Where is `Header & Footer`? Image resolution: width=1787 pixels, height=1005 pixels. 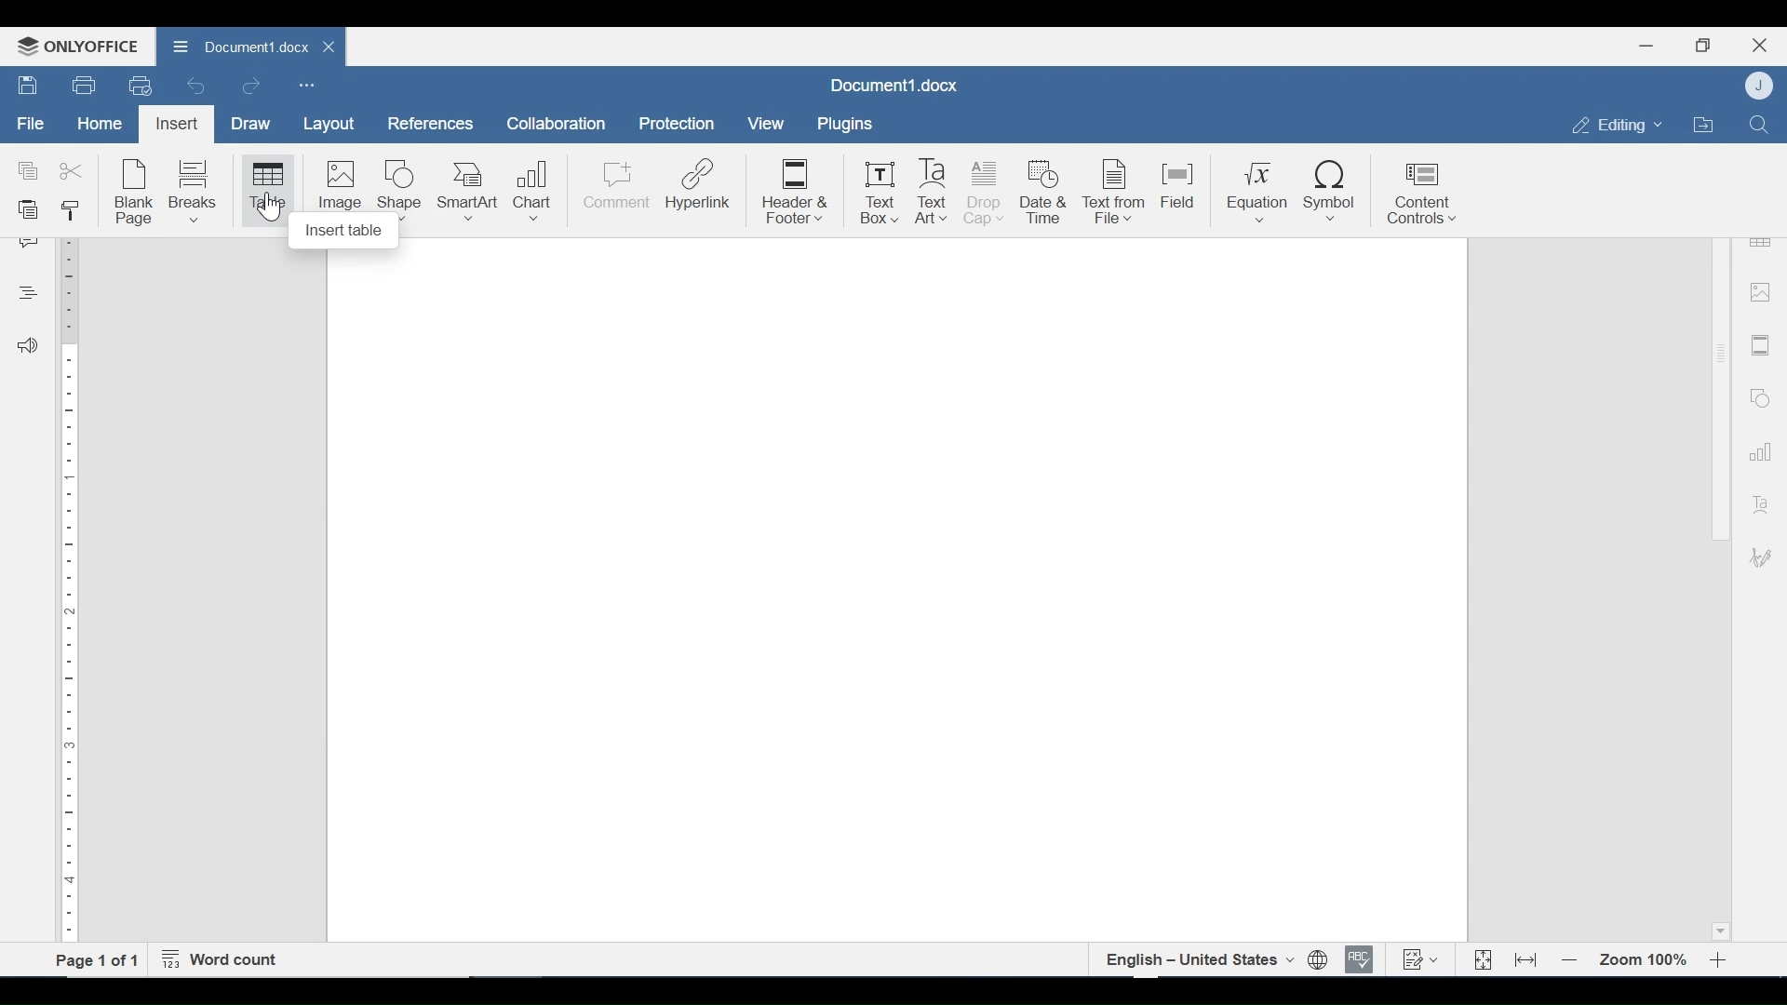
Header & Footer is located at coordinates (795, 194).